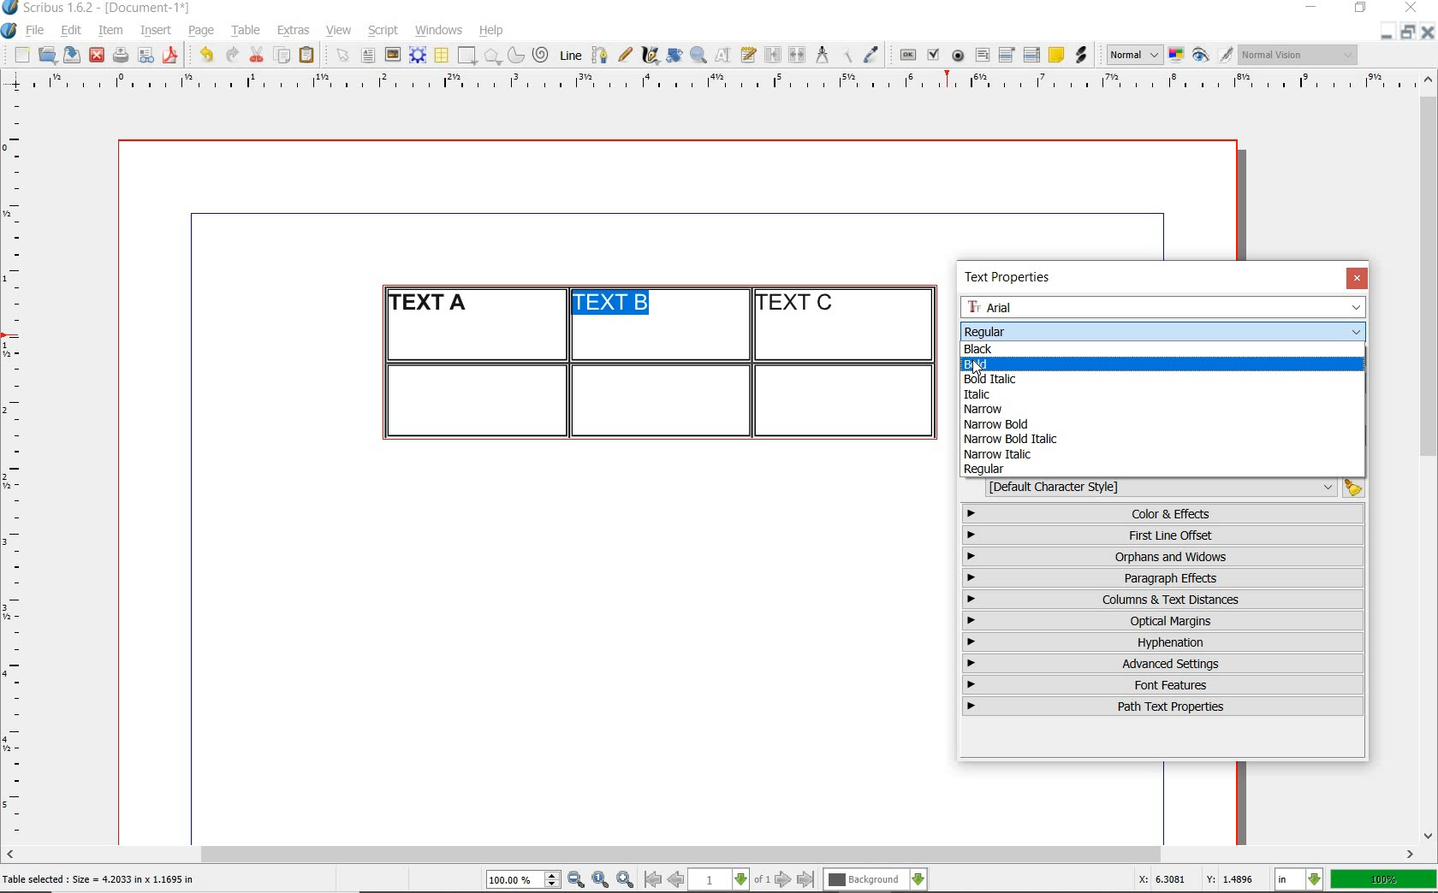  Describe the element at coordinates (1178, 56) in the screenshot. I see `toggle color management` at that location.